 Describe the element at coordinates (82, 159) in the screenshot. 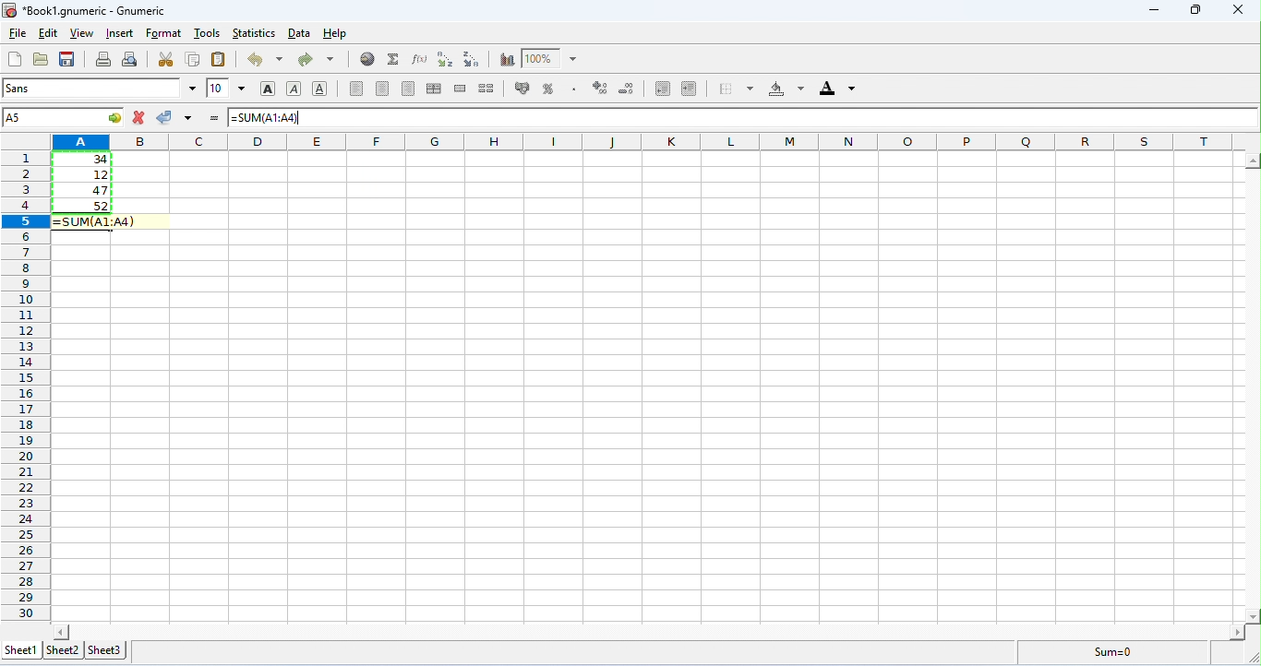

I see `34` at that location.